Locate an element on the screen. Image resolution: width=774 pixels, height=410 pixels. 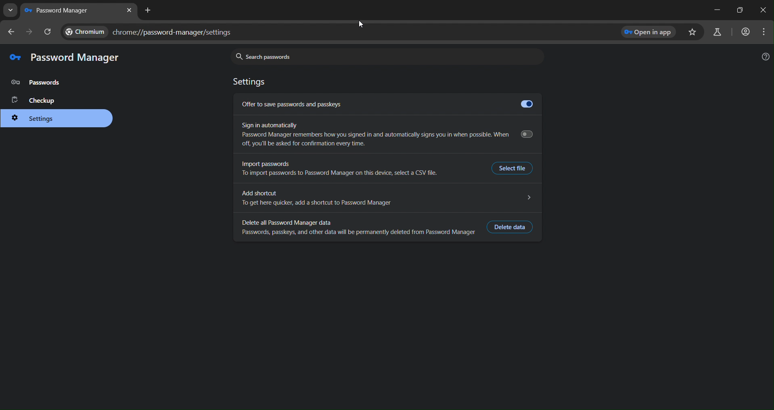
Select file is located at coordinates (512, 168).